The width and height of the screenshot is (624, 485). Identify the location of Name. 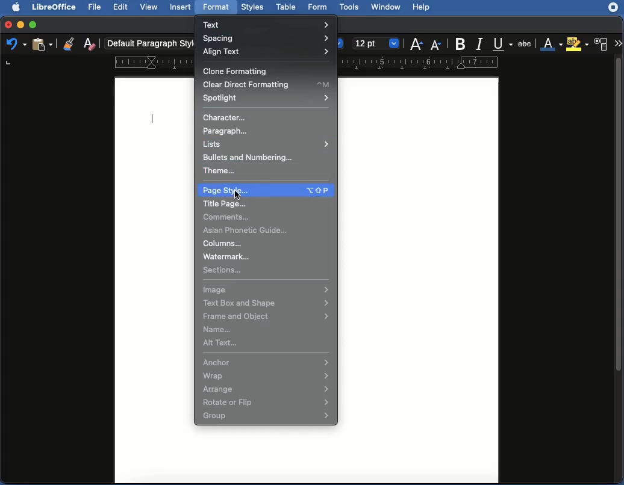
(219, 329).